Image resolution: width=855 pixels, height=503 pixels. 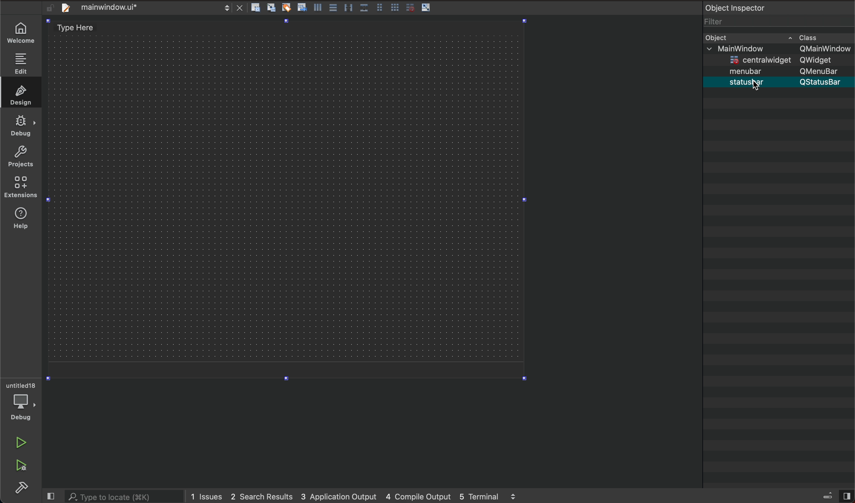 I want to click on centrawidget Qwidget, so click(x=782, y=61).